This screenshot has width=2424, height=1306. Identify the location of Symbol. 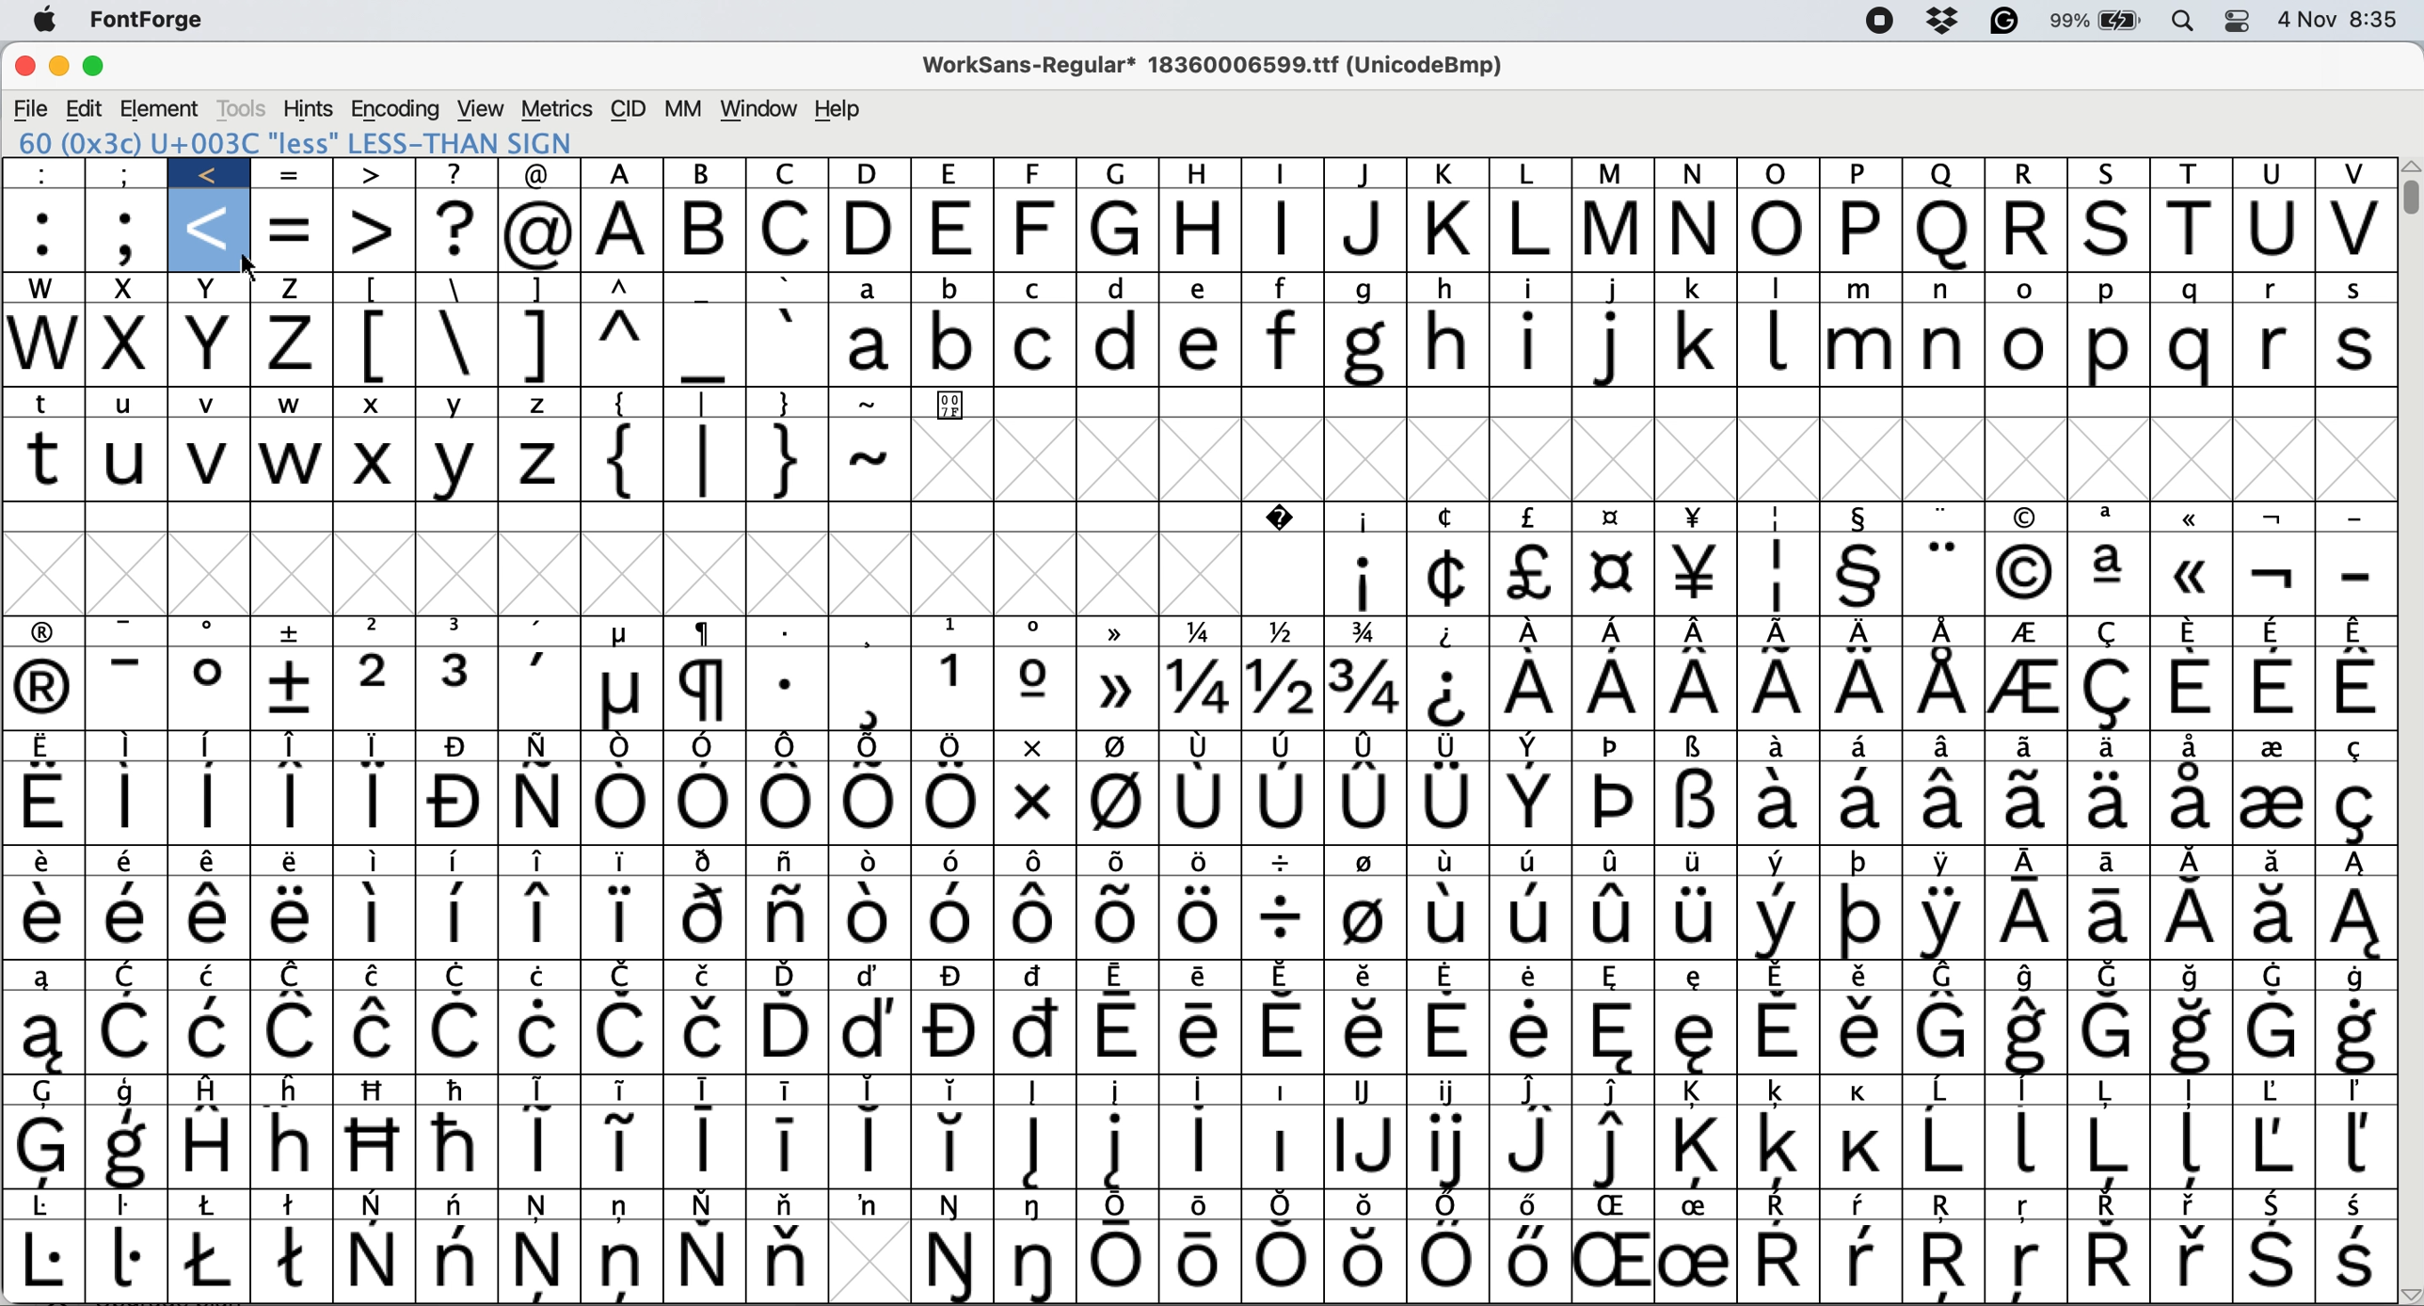
(1611, 575).